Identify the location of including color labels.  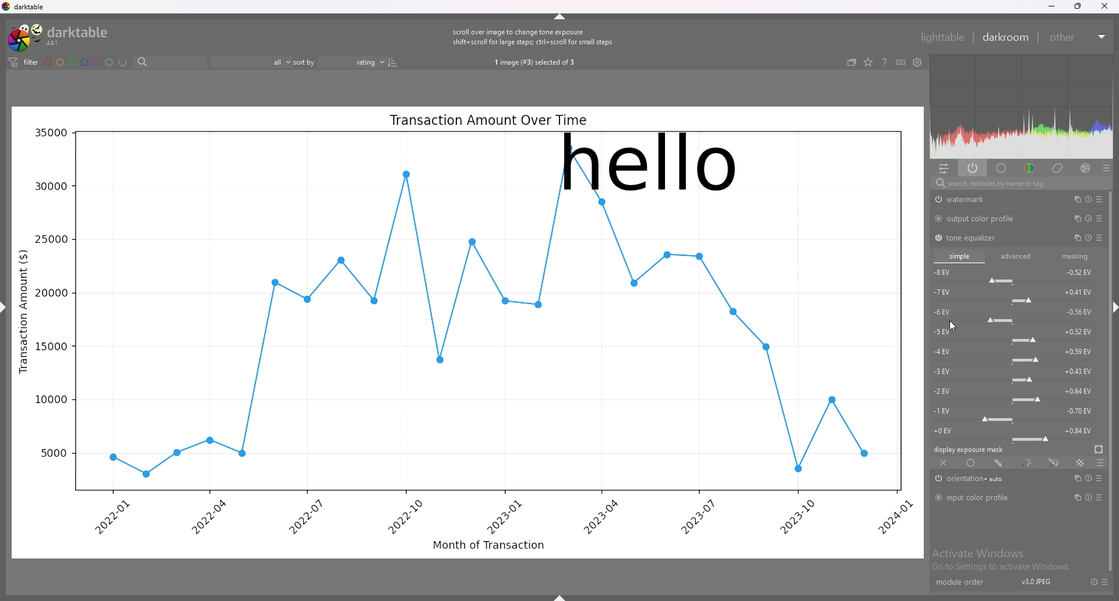
(123, 63).